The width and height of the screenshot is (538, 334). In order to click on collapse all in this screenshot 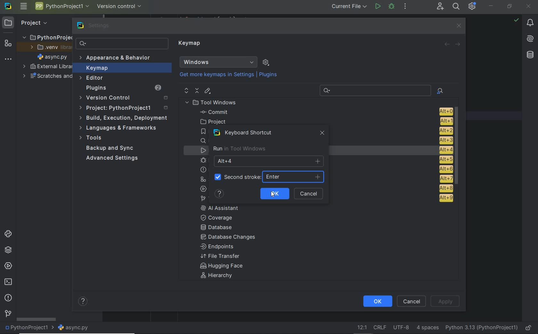, I will do `click(197, 91)`.